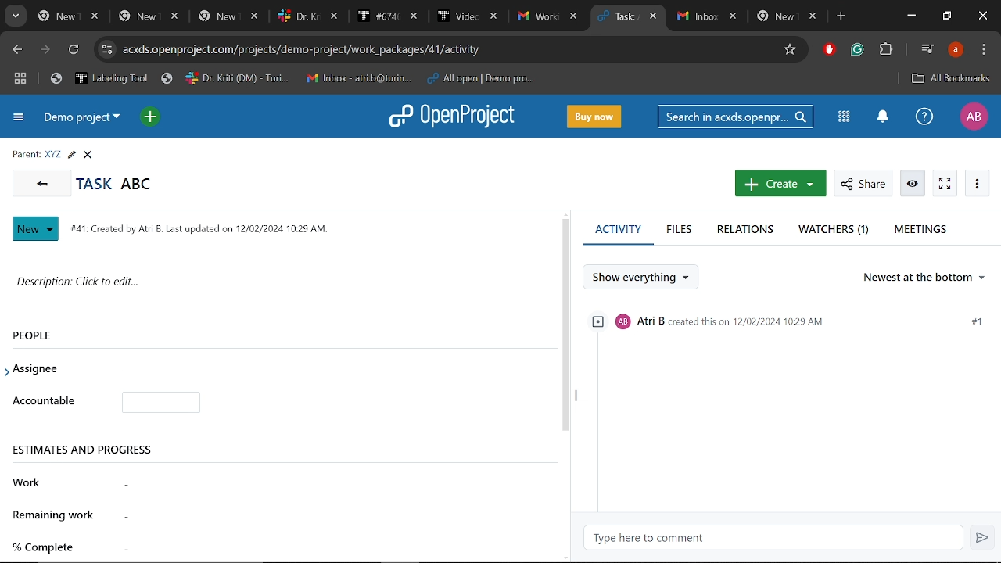  I want to click on Help, so click(924, 117).